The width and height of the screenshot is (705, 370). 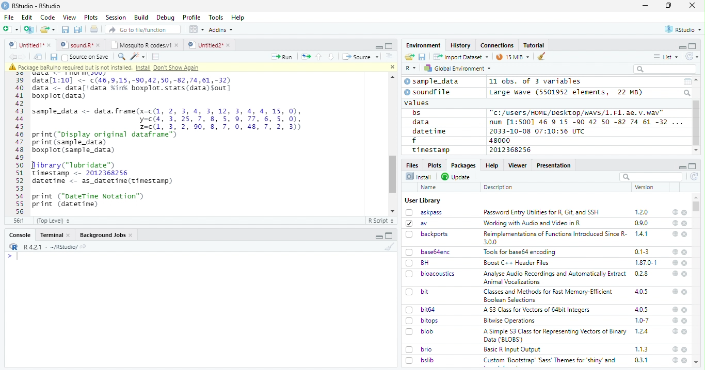 What do you see at coordinates (39, 57) in the screenshot?
I see `Show in new window` at bounding box center [39, 57].